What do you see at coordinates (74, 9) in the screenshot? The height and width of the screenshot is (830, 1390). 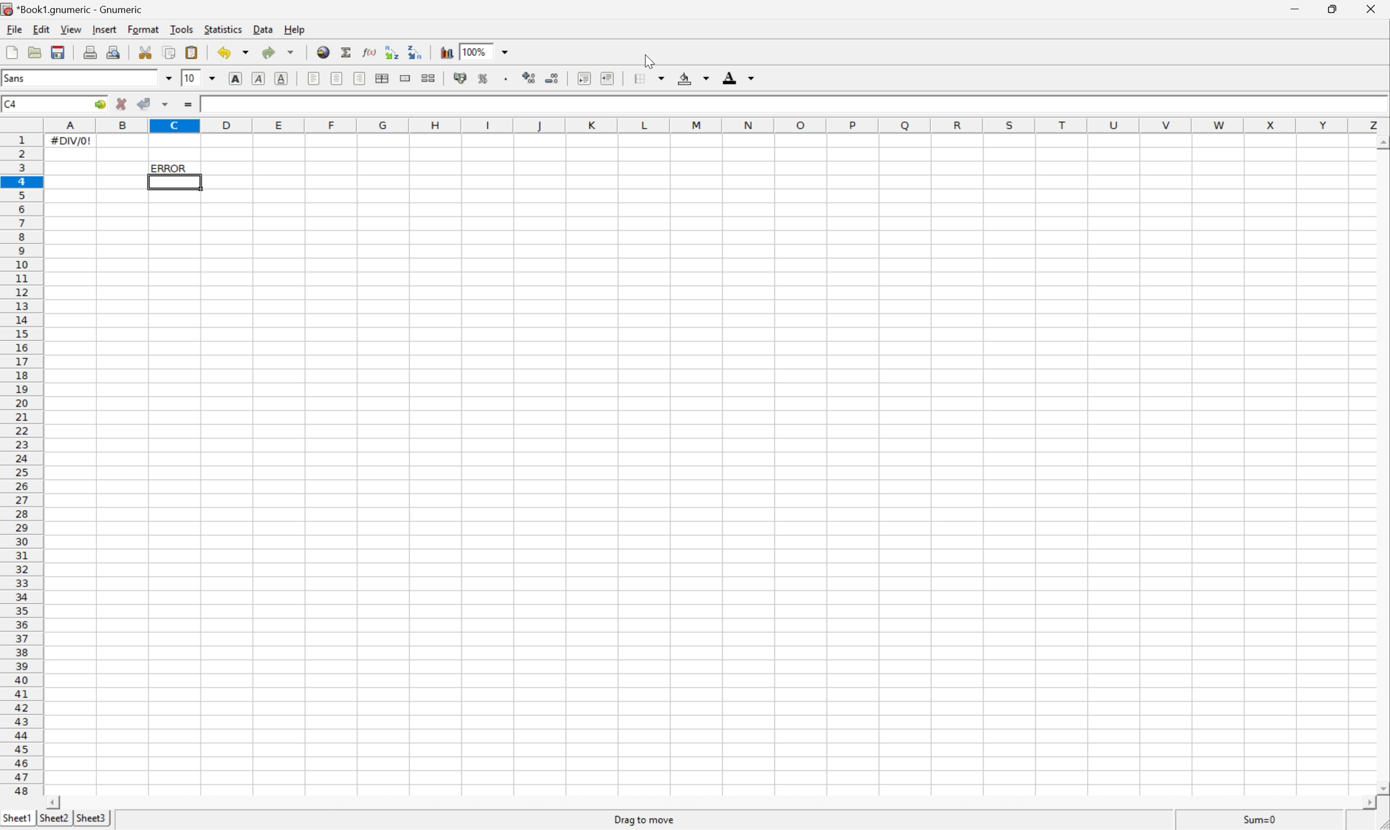 I see `*Book1.gnumeric - Gnumeric` at bounding box center [74, 9].